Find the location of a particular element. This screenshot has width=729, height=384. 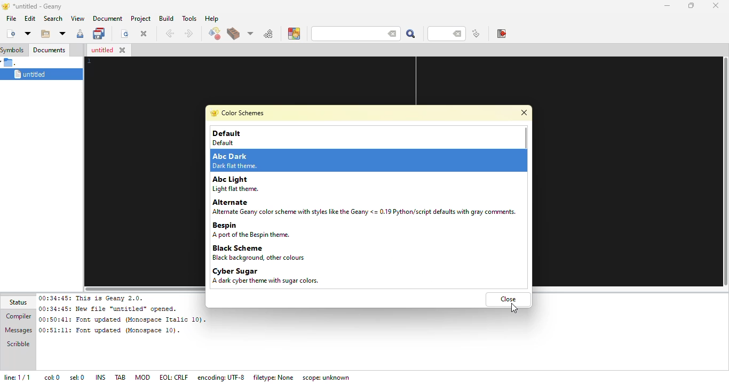

Alternate Alterate Geany color scheme with styles like the Geany <= 0.19 Python/script defaults with gray comments. is located at coordinates (367, 207).